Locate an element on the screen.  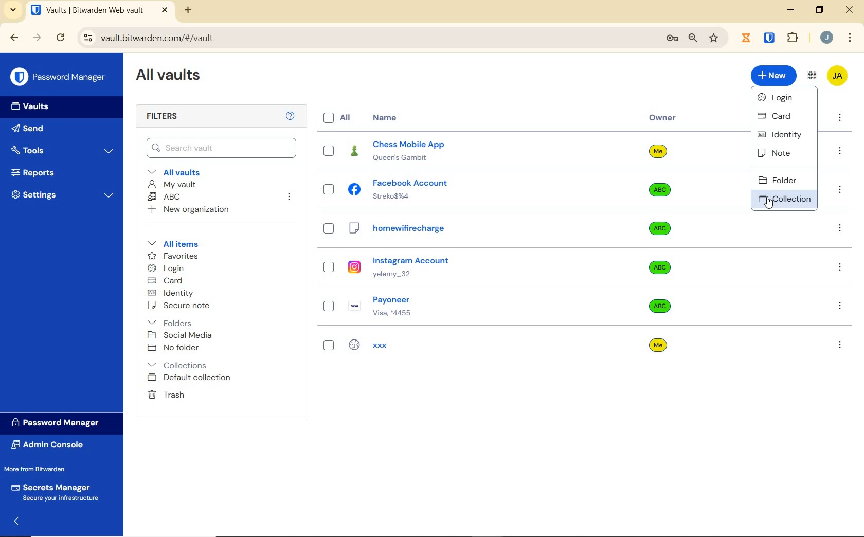
Search Vault is located at coordinates (222, 148).